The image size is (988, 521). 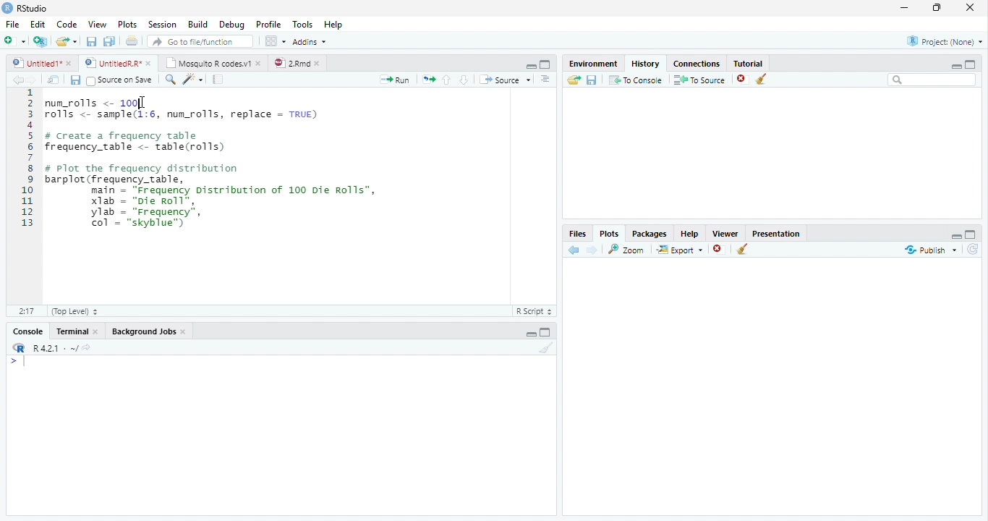 What do you see at coordinates (720, 250) in the screenshot?
I see `Remove Selected` at bounding box center [720, 250].